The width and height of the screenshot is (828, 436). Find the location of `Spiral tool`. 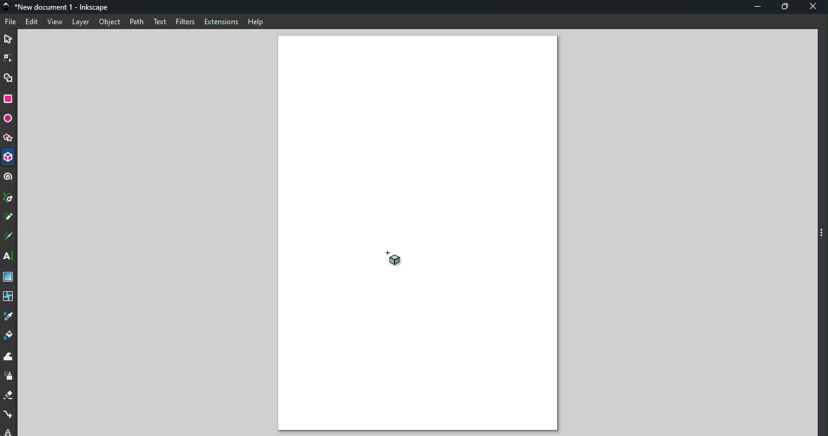

Spiral tool is located at coordinates (8, 179).